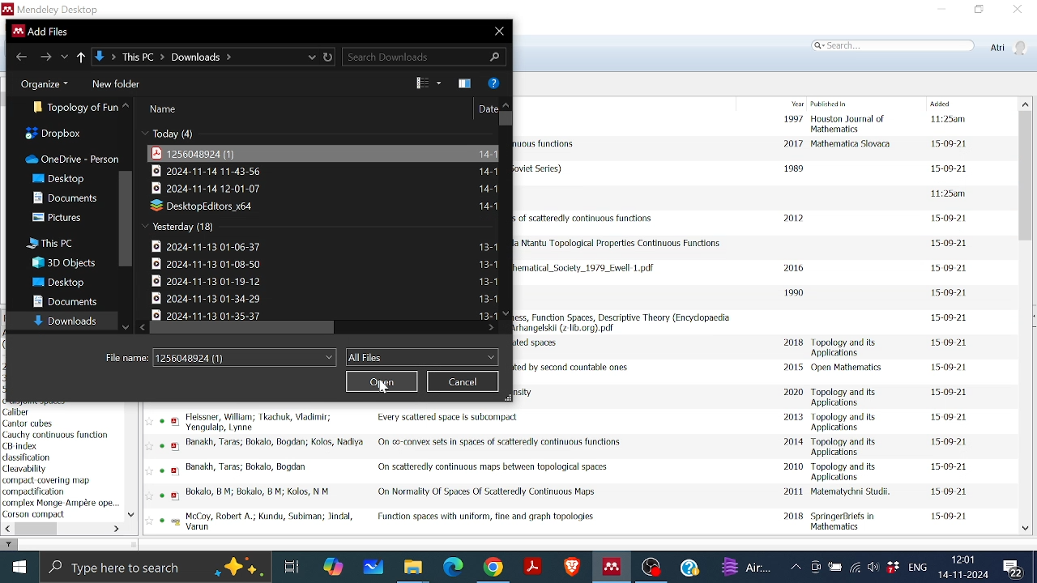 Image resolution: width=1037 pixels, height=583 pixels. Describe the element at coordinates (852, 423) in the screenshot. I see `Published in` at that location.